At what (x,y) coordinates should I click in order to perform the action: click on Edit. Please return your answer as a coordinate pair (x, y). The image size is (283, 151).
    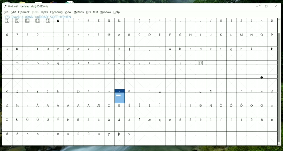
    Looking at the image, I should click on (13, 12).